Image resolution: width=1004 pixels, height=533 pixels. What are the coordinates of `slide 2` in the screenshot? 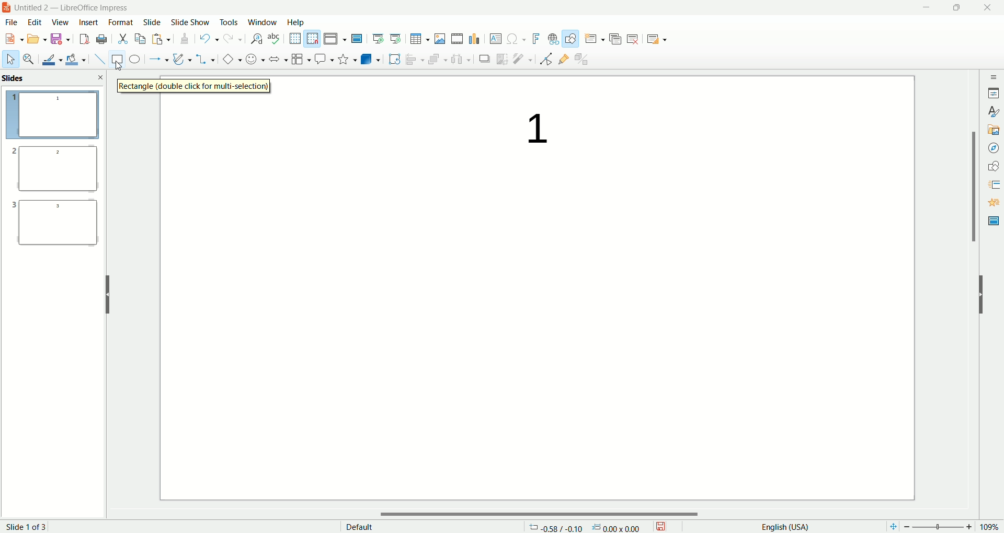 It's located at (52, 171).